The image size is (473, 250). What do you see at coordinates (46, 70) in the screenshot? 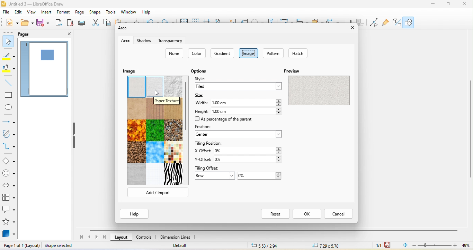
I see `page 1` at bounding box center [46, 70].